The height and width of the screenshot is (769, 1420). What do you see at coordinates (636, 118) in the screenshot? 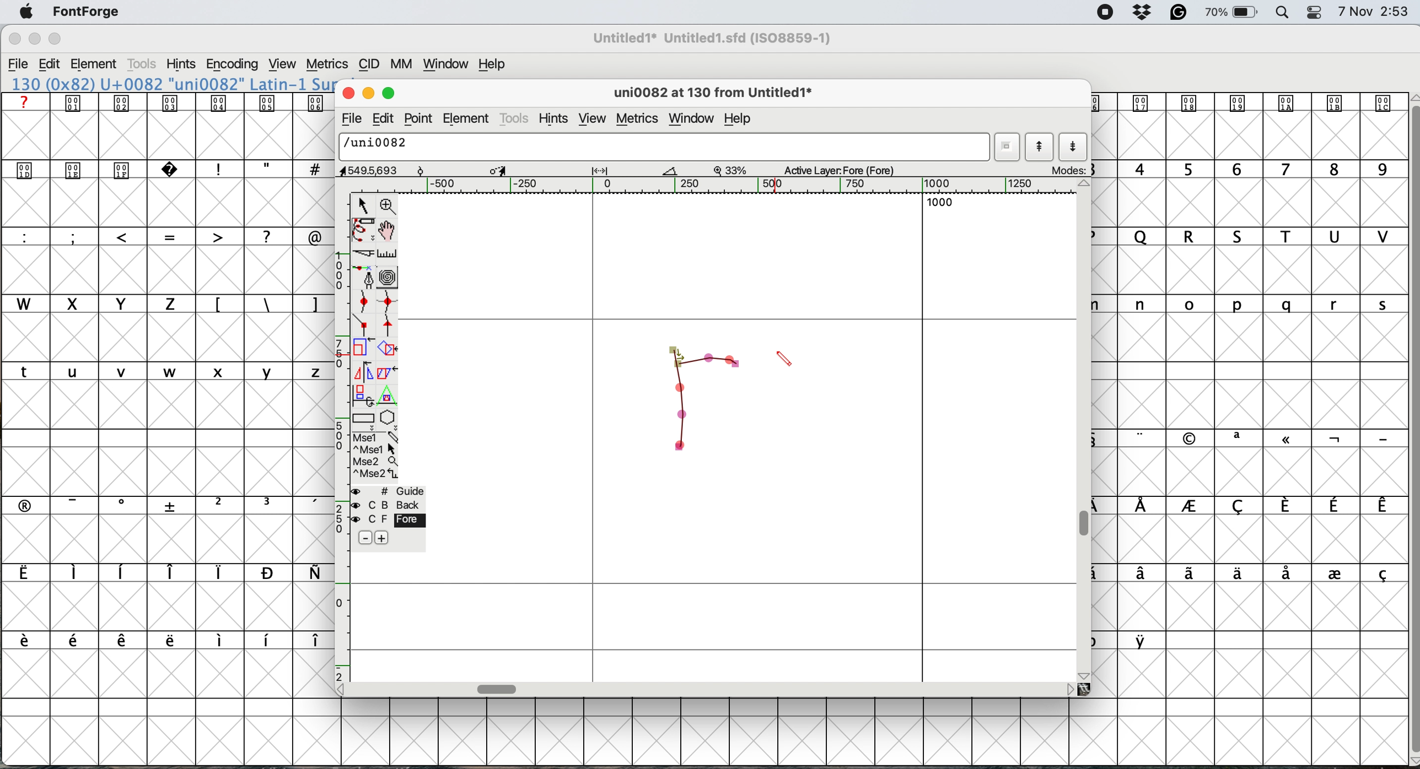
I see `metrics` at bounding box center [636, 118].